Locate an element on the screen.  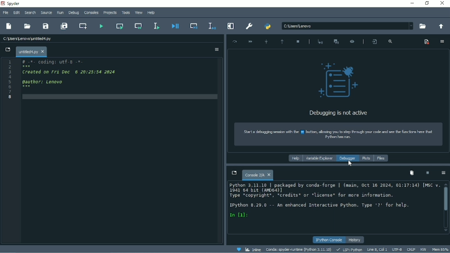
UTF-8 is located at coordinates (396, 249).